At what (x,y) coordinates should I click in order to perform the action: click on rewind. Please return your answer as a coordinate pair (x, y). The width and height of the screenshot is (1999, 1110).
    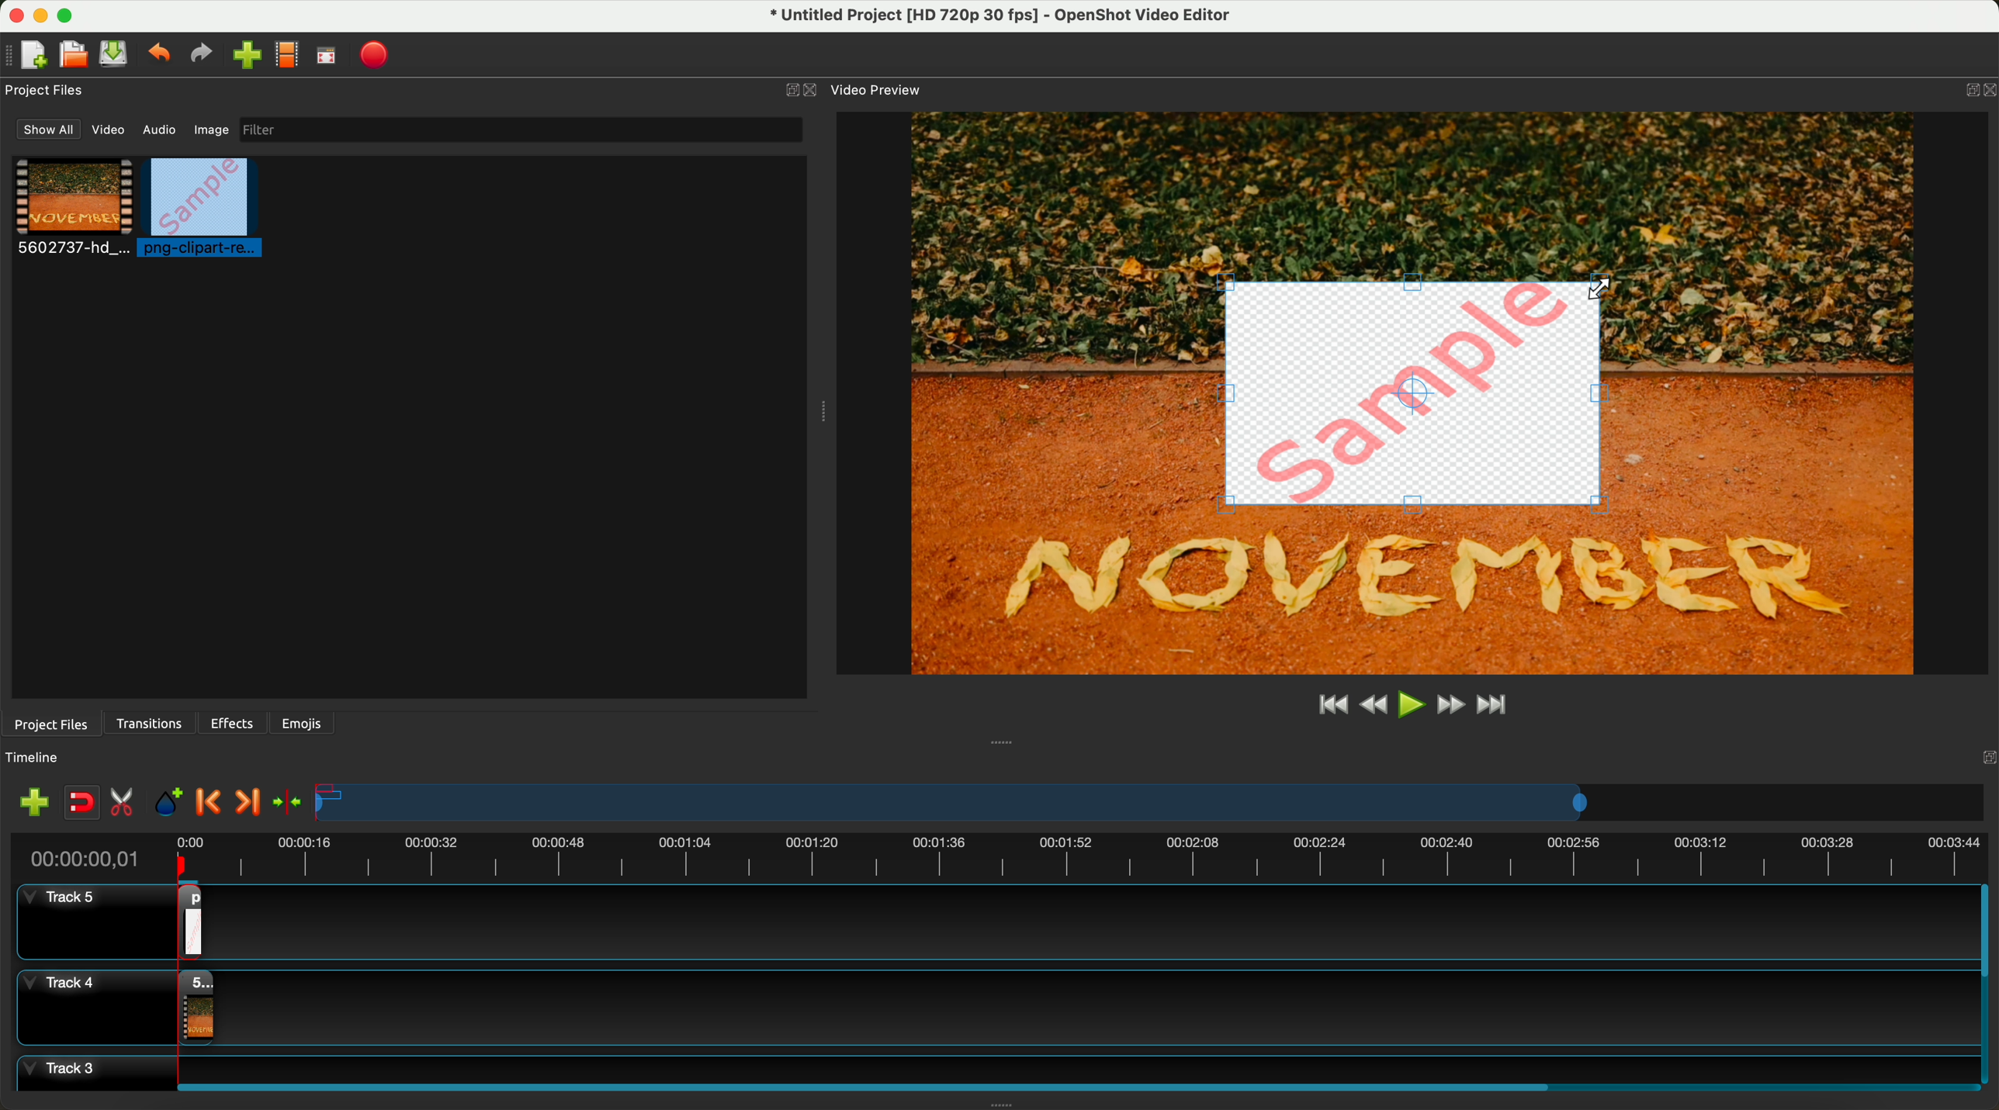
    Looking at the image, I should click on (1372, 707).